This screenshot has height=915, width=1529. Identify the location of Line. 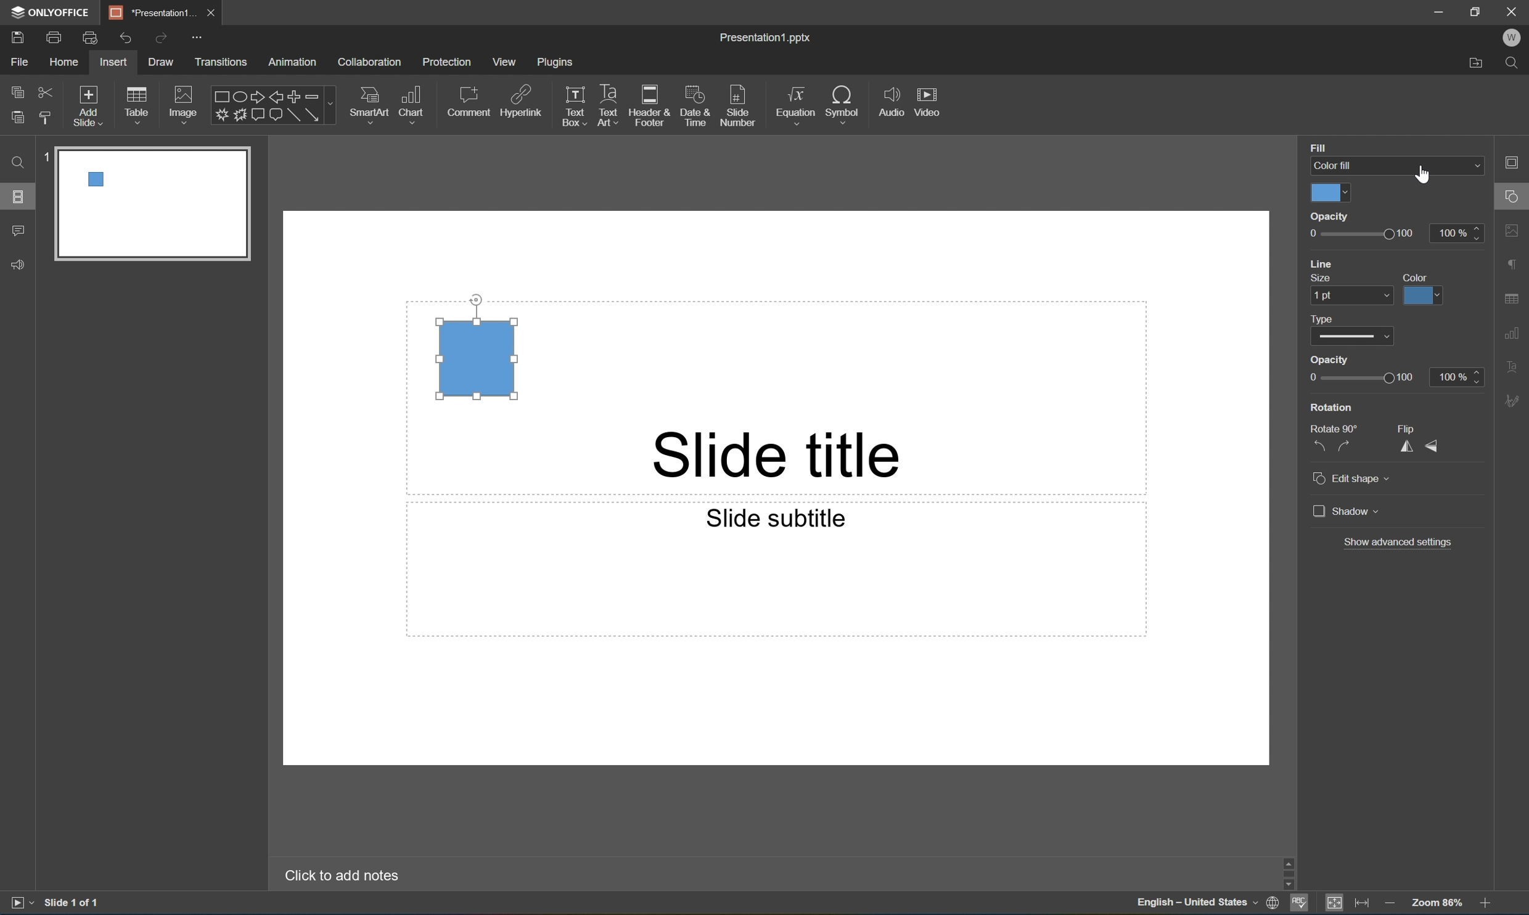
(1319, 263).